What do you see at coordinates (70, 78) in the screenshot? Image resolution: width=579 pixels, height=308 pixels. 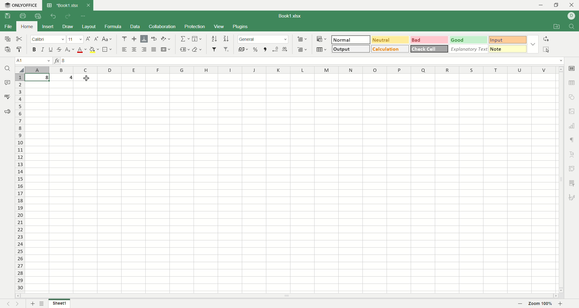 I see `4` at bounding box center [70, 78].